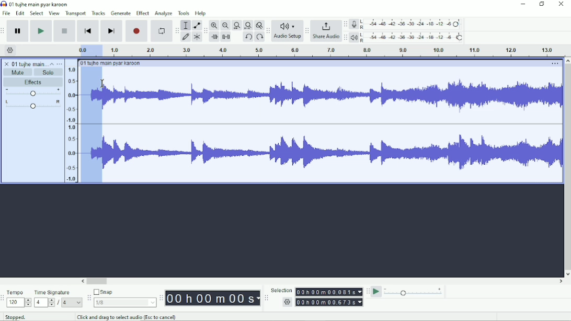  Describe the element at coordinates (76, 14) in the screenshot. I see `Transport` at that location.